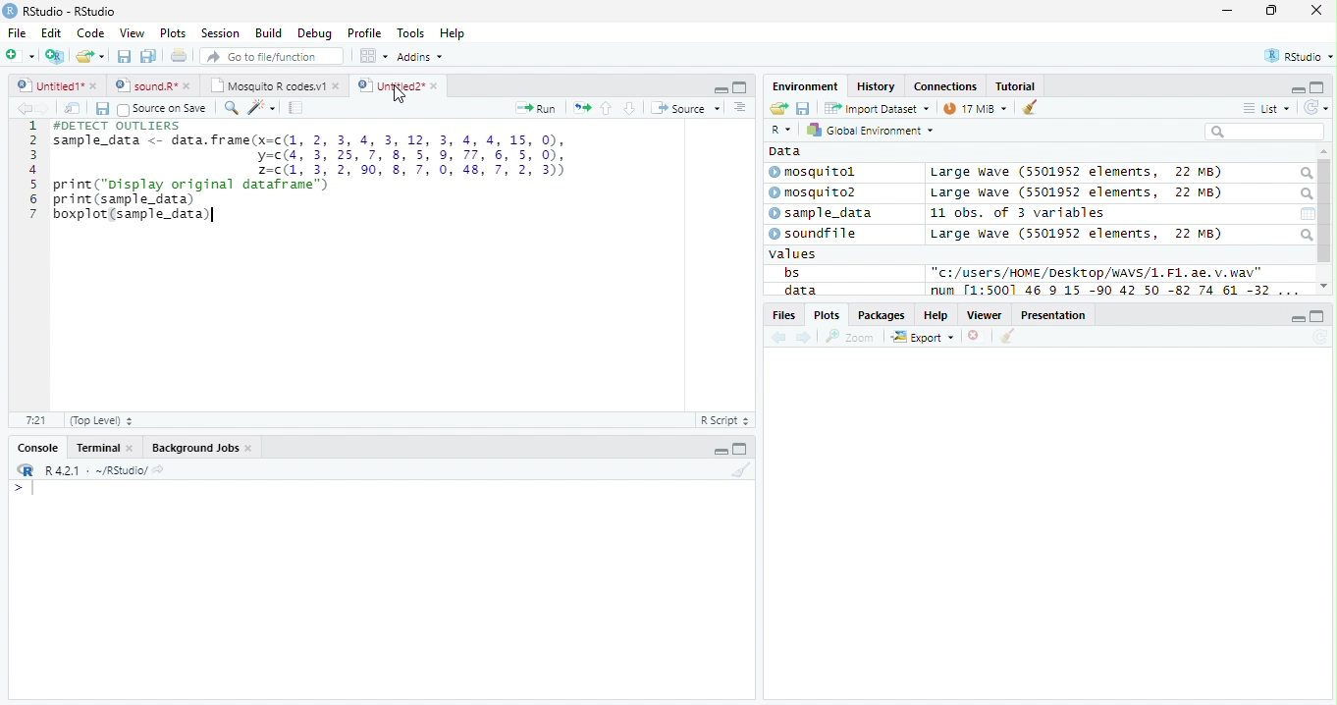 Image resolution: width=1337 pixels, height=705 pixels. What do you see at coordinates (375, 56) in the screenshot?
I see `workspace panes` at bounding box center [375, 56].